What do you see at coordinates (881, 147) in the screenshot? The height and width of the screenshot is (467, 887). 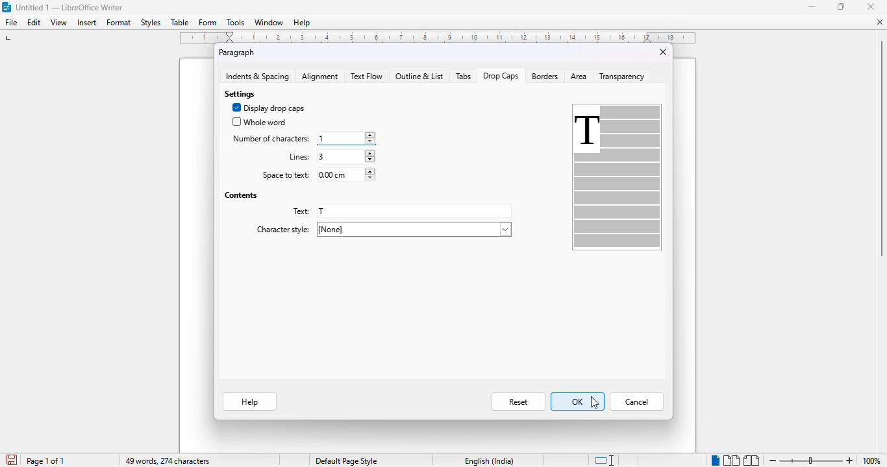 I see `vertical scroll bar` at bounding box center [881, 147].